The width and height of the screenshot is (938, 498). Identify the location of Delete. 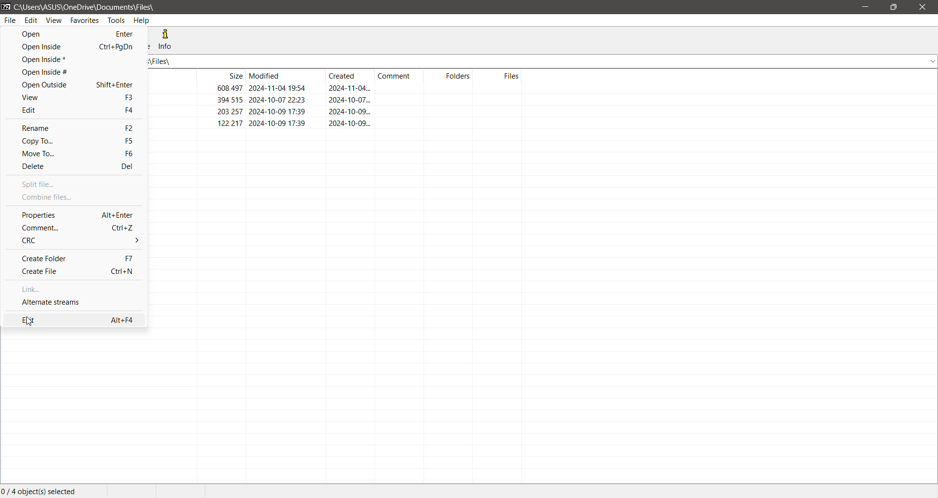
(76, 166).